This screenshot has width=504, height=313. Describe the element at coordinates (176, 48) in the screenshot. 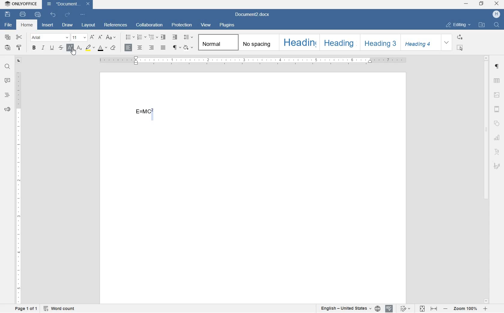

I see `non printing characters` at that location.